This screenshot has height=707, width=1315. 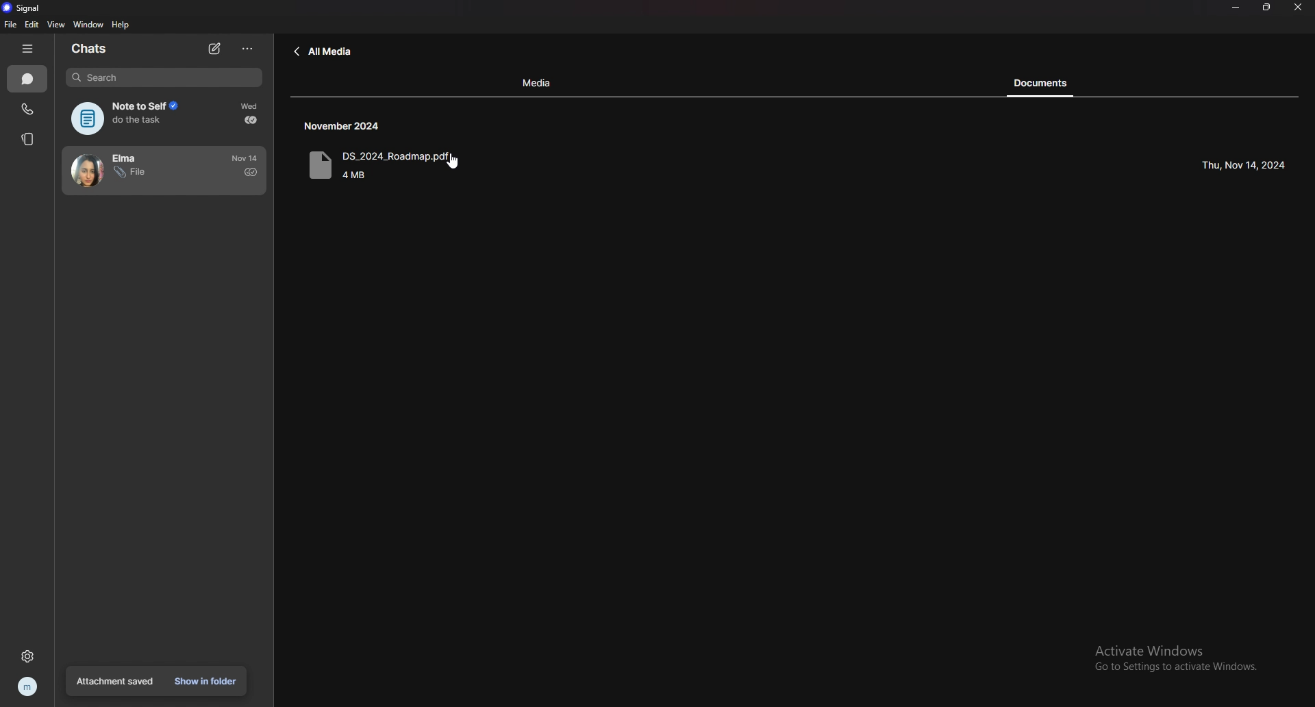 I want to click on contact, so click(x=135, y=171).